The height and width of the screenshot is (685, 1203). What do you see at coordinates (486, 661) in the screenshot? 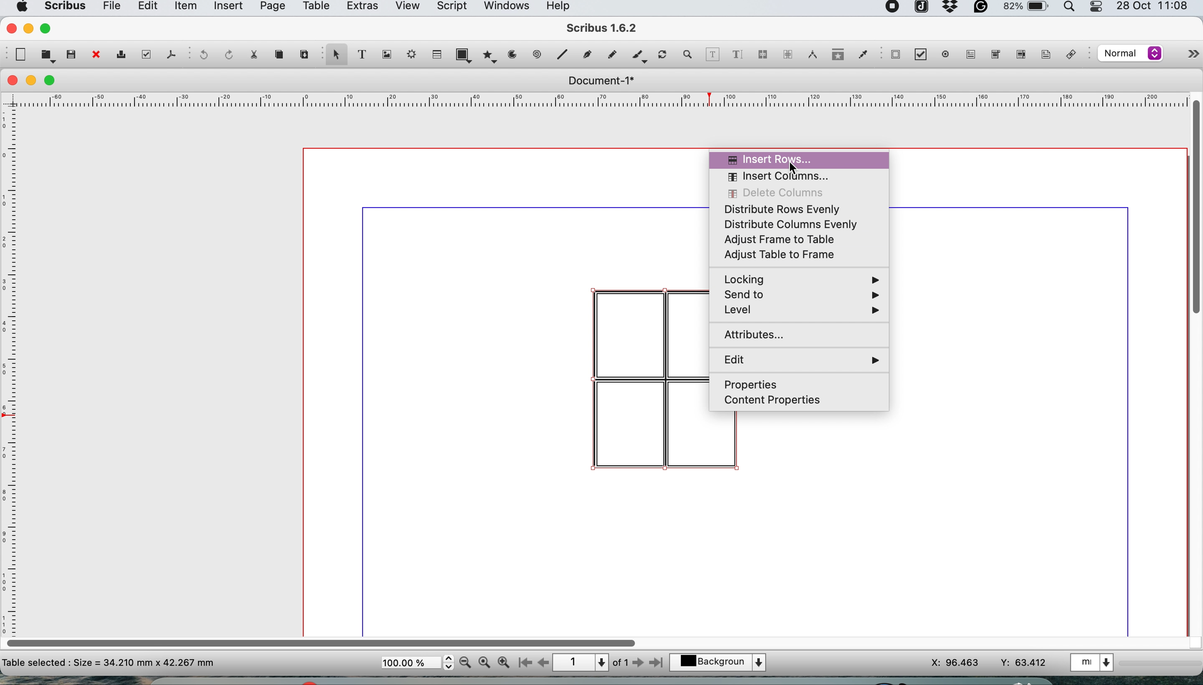
I see `zoom 100%` at bounding box center [486, 661].